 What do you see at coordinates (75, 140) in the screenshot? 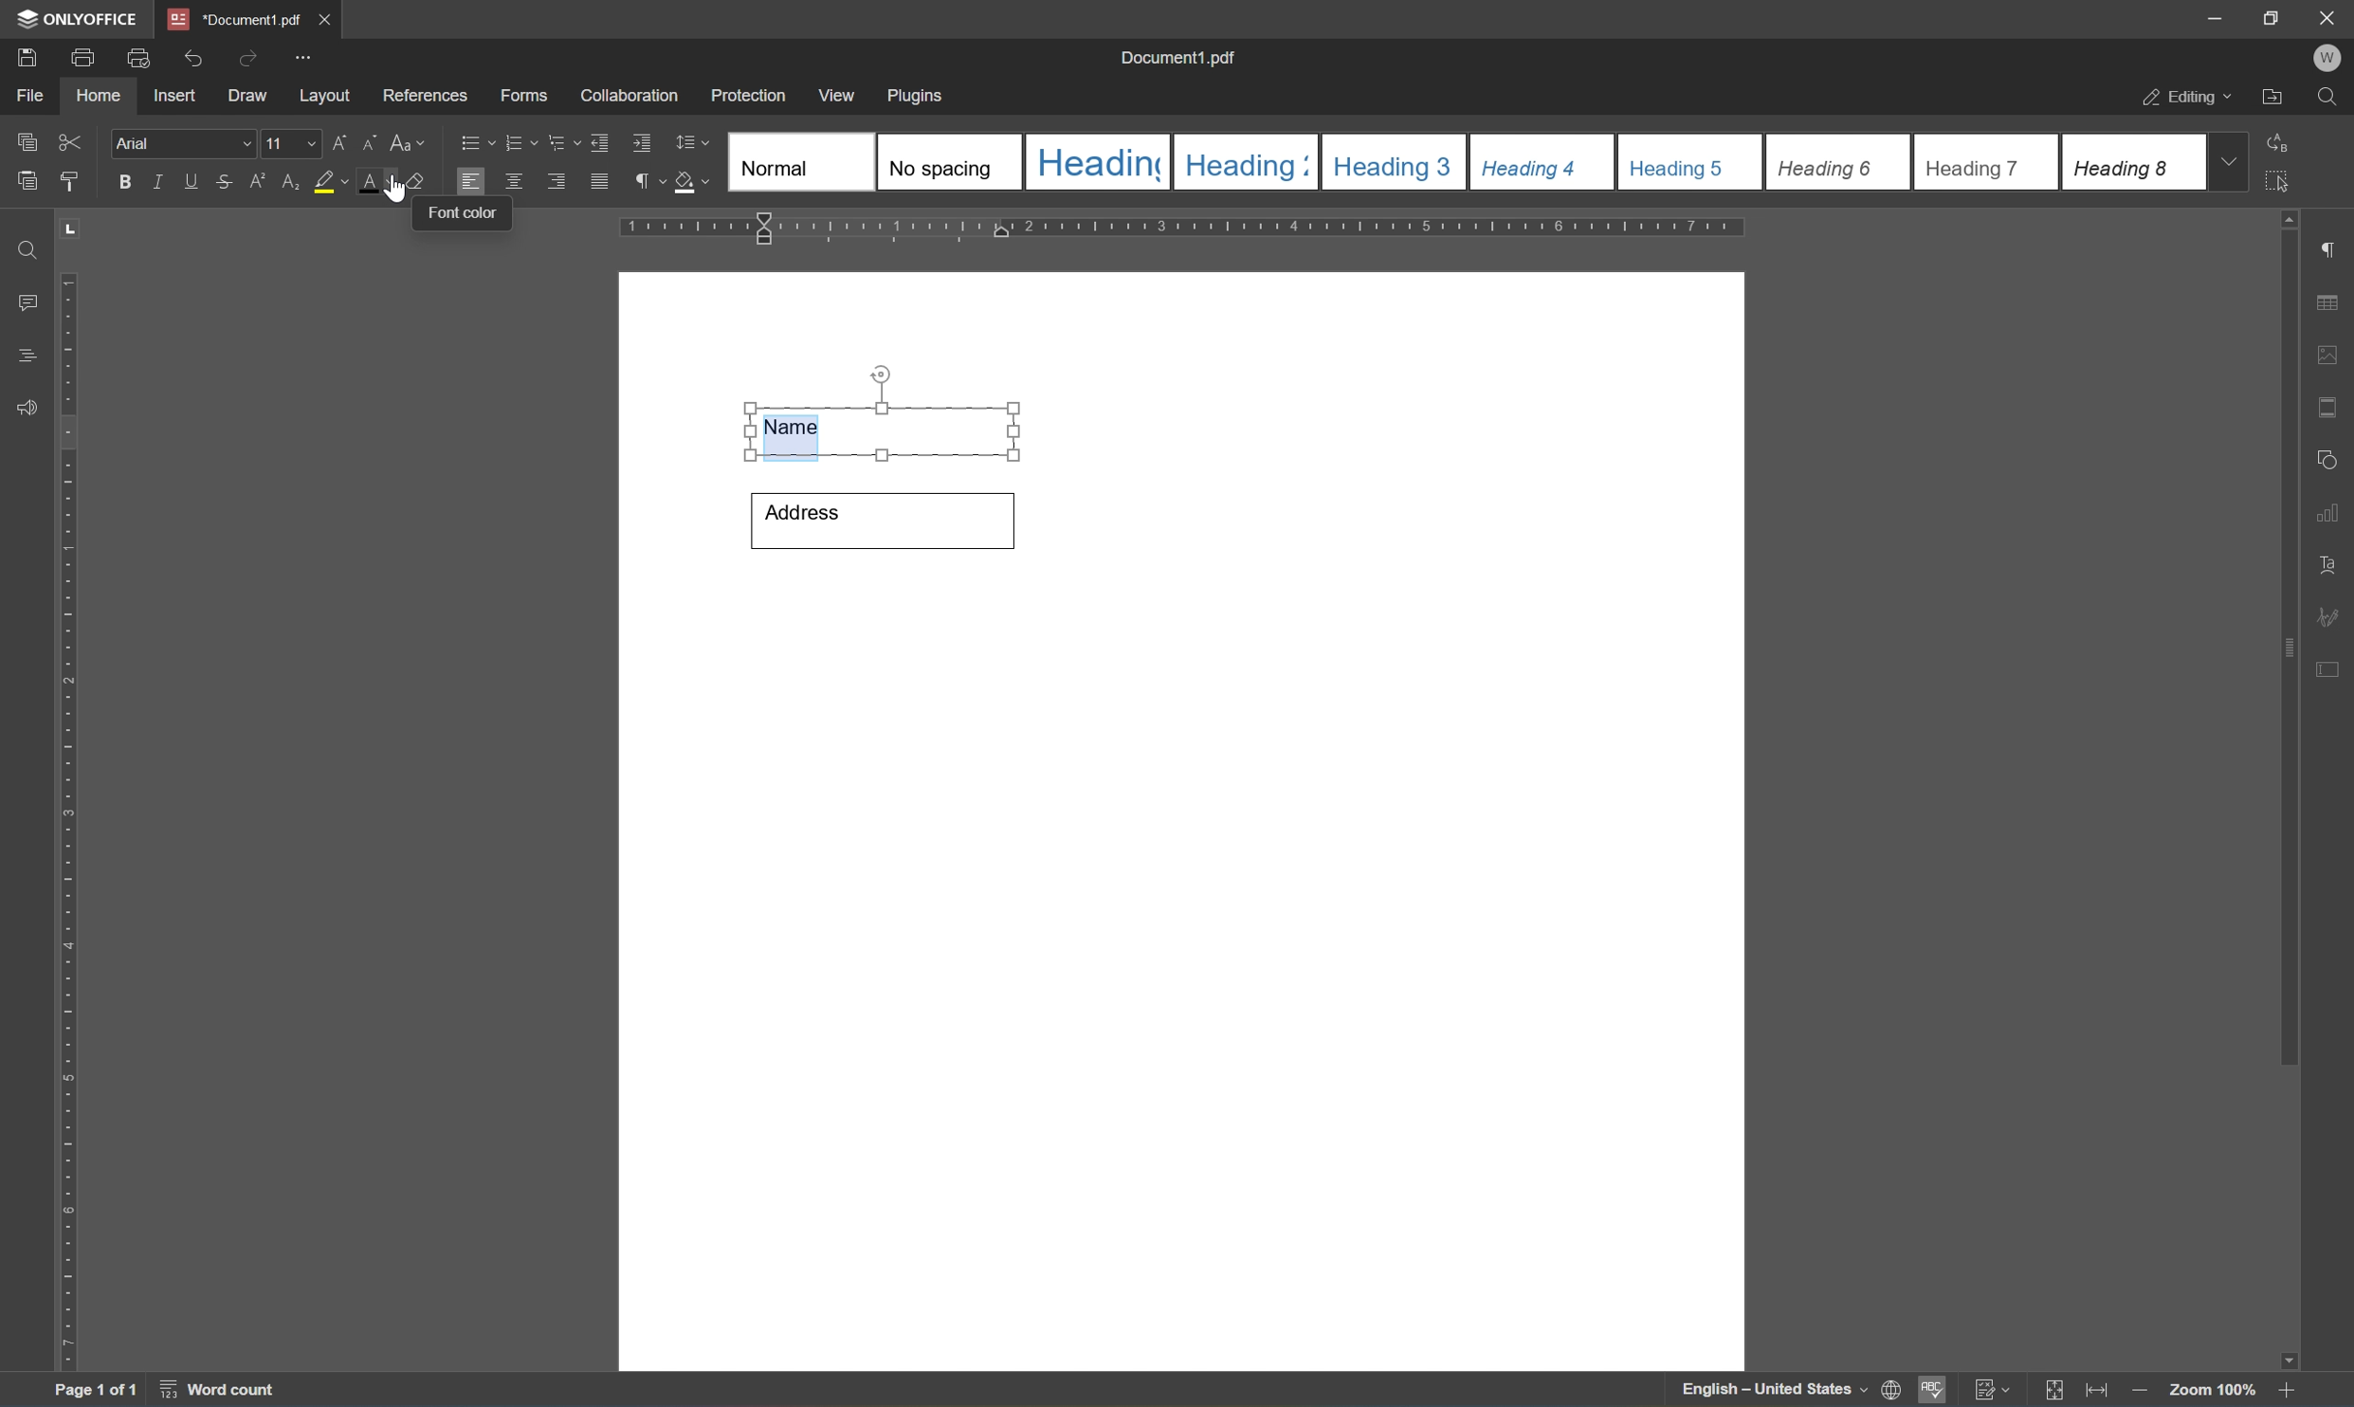
I see `cut` at bounding box center [75, 140].